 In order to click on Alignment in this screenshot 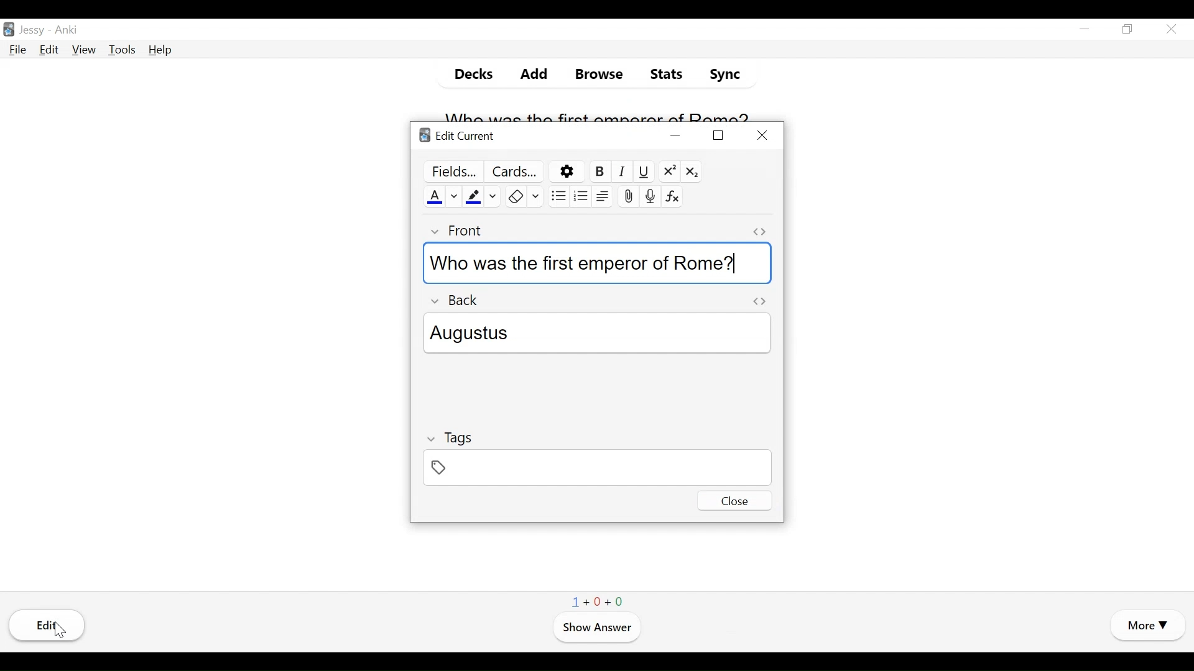, I will do `click(604, 196)`.